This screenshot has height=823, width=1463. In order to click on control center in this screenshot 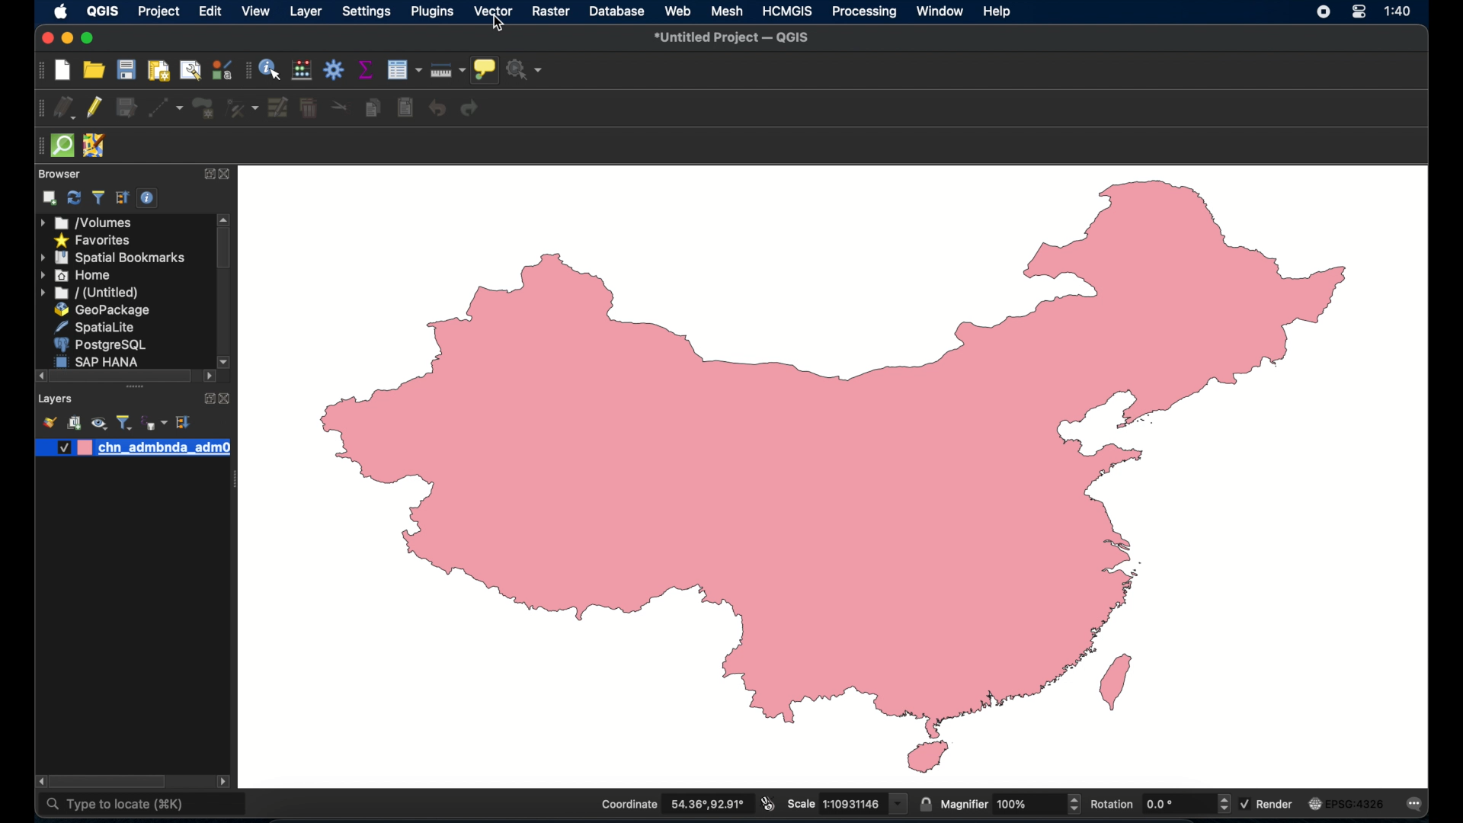, I will do `click(1357, 14)`.